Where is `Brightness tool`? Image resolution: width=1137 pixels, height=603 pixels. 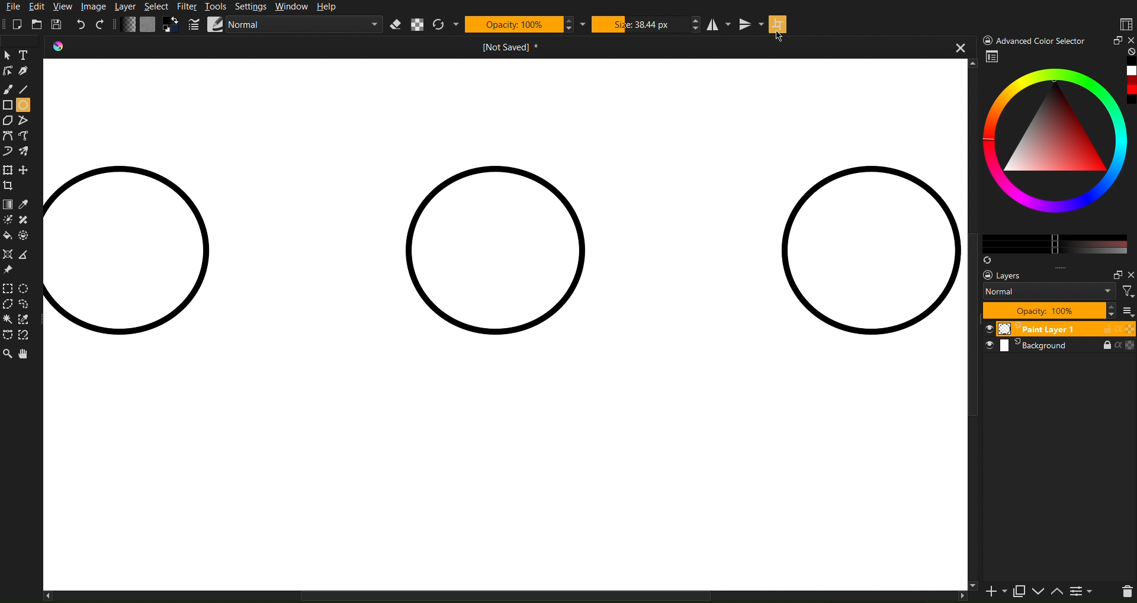 Brightness tool is located at coordinates (7, 222).